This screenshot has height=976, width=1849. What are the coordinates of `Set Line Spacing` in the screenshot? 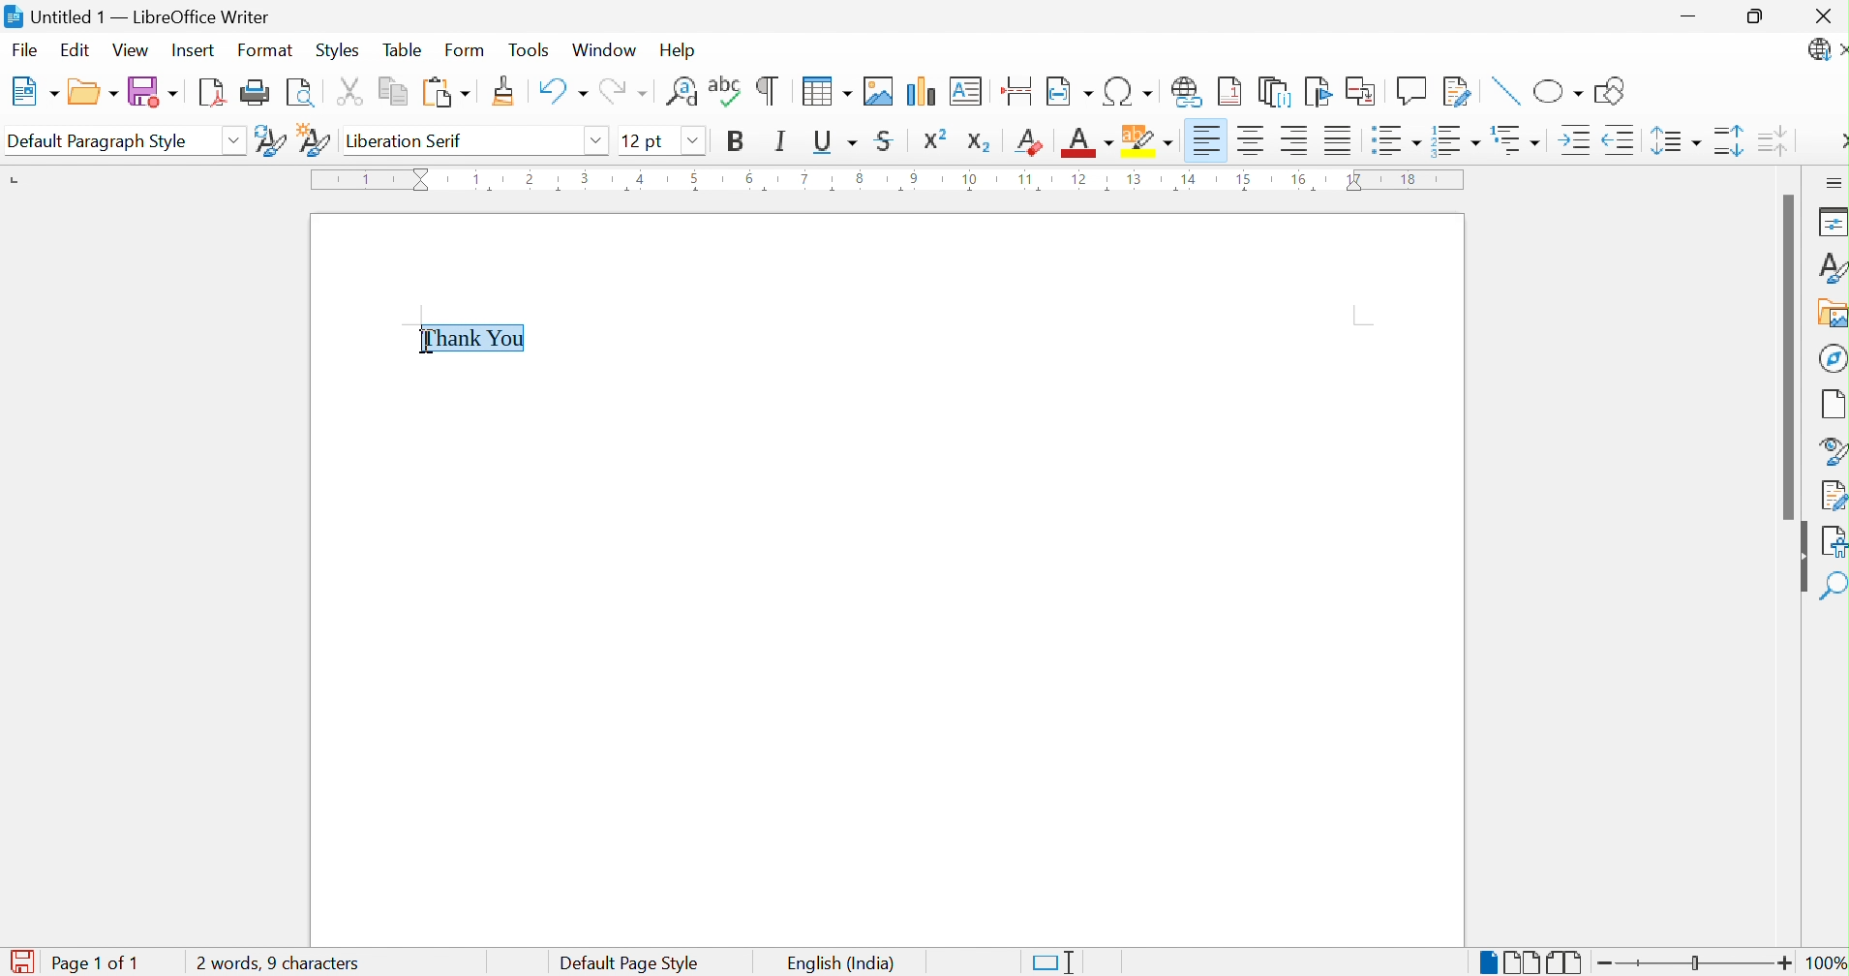 It's located at (1675, 143).